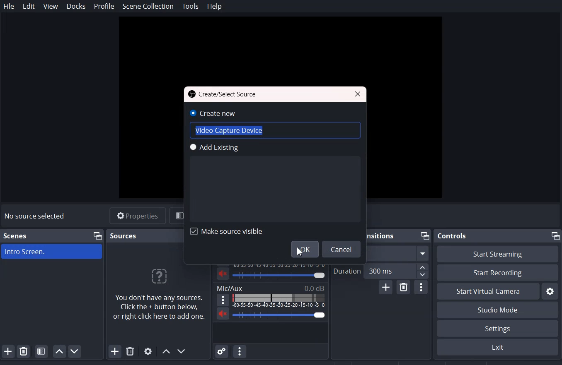  Describe the element at coordinates (380, 235) in the screenshot. I see `Scene Transition` at that location.